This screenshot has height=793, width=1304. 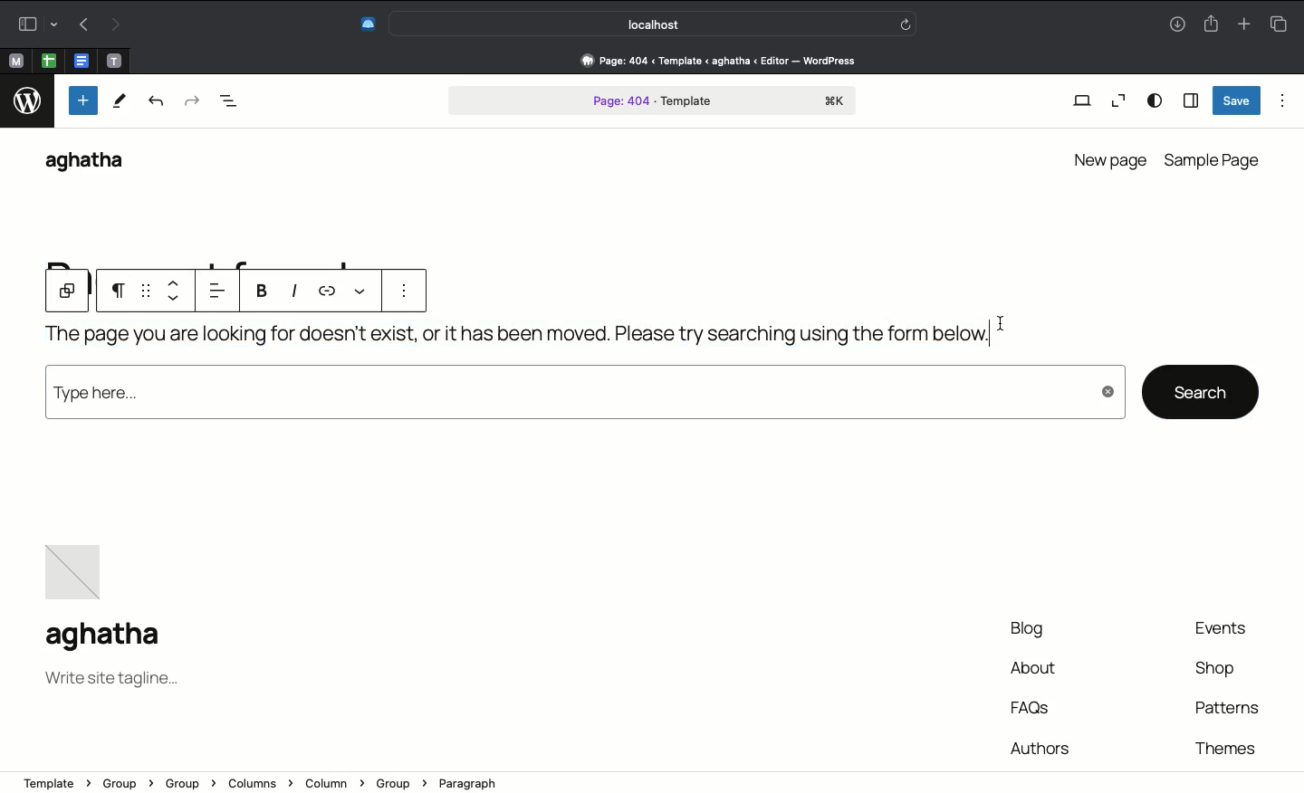 I want to click on Italics, so click(x=297, y=291).